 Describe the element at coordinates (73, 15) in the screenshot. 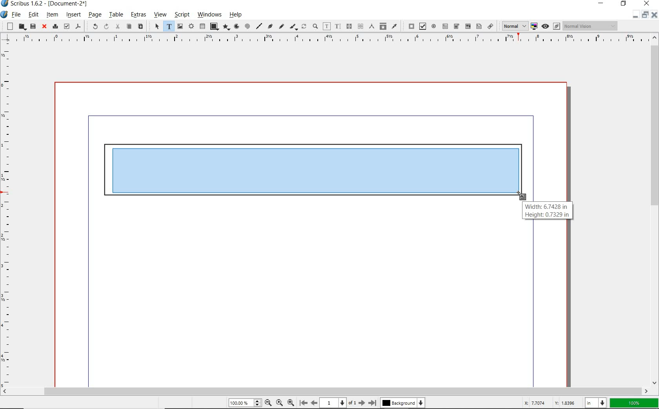

I see `insert` at that location.